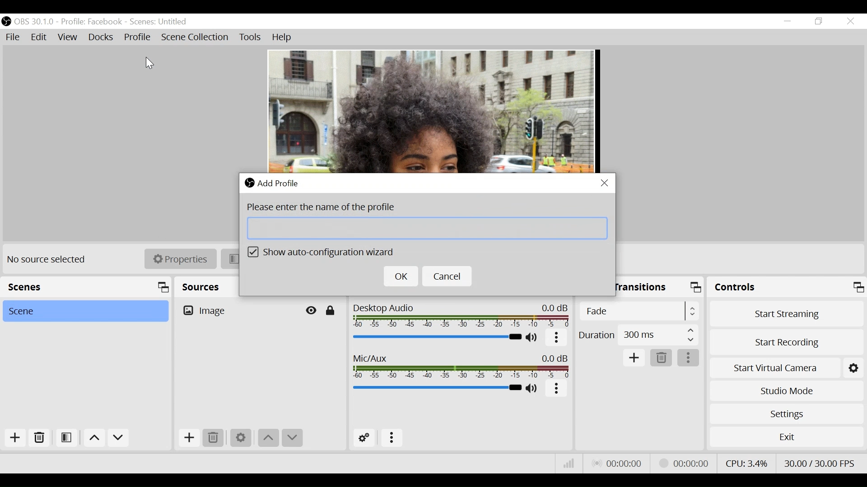 This screenshot has height=487, width=867. I want to click on Add, so click(188, 438).